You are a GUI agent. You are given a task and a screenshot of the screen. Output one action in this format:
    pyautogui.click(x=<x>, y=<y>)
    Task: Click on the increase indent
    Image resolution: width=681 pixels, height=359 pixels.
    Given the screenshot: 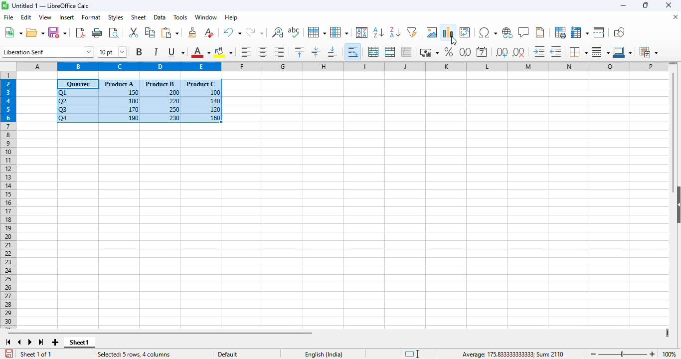 What is the action you would take?
    pyautogui.click(x=539, y=51)
    